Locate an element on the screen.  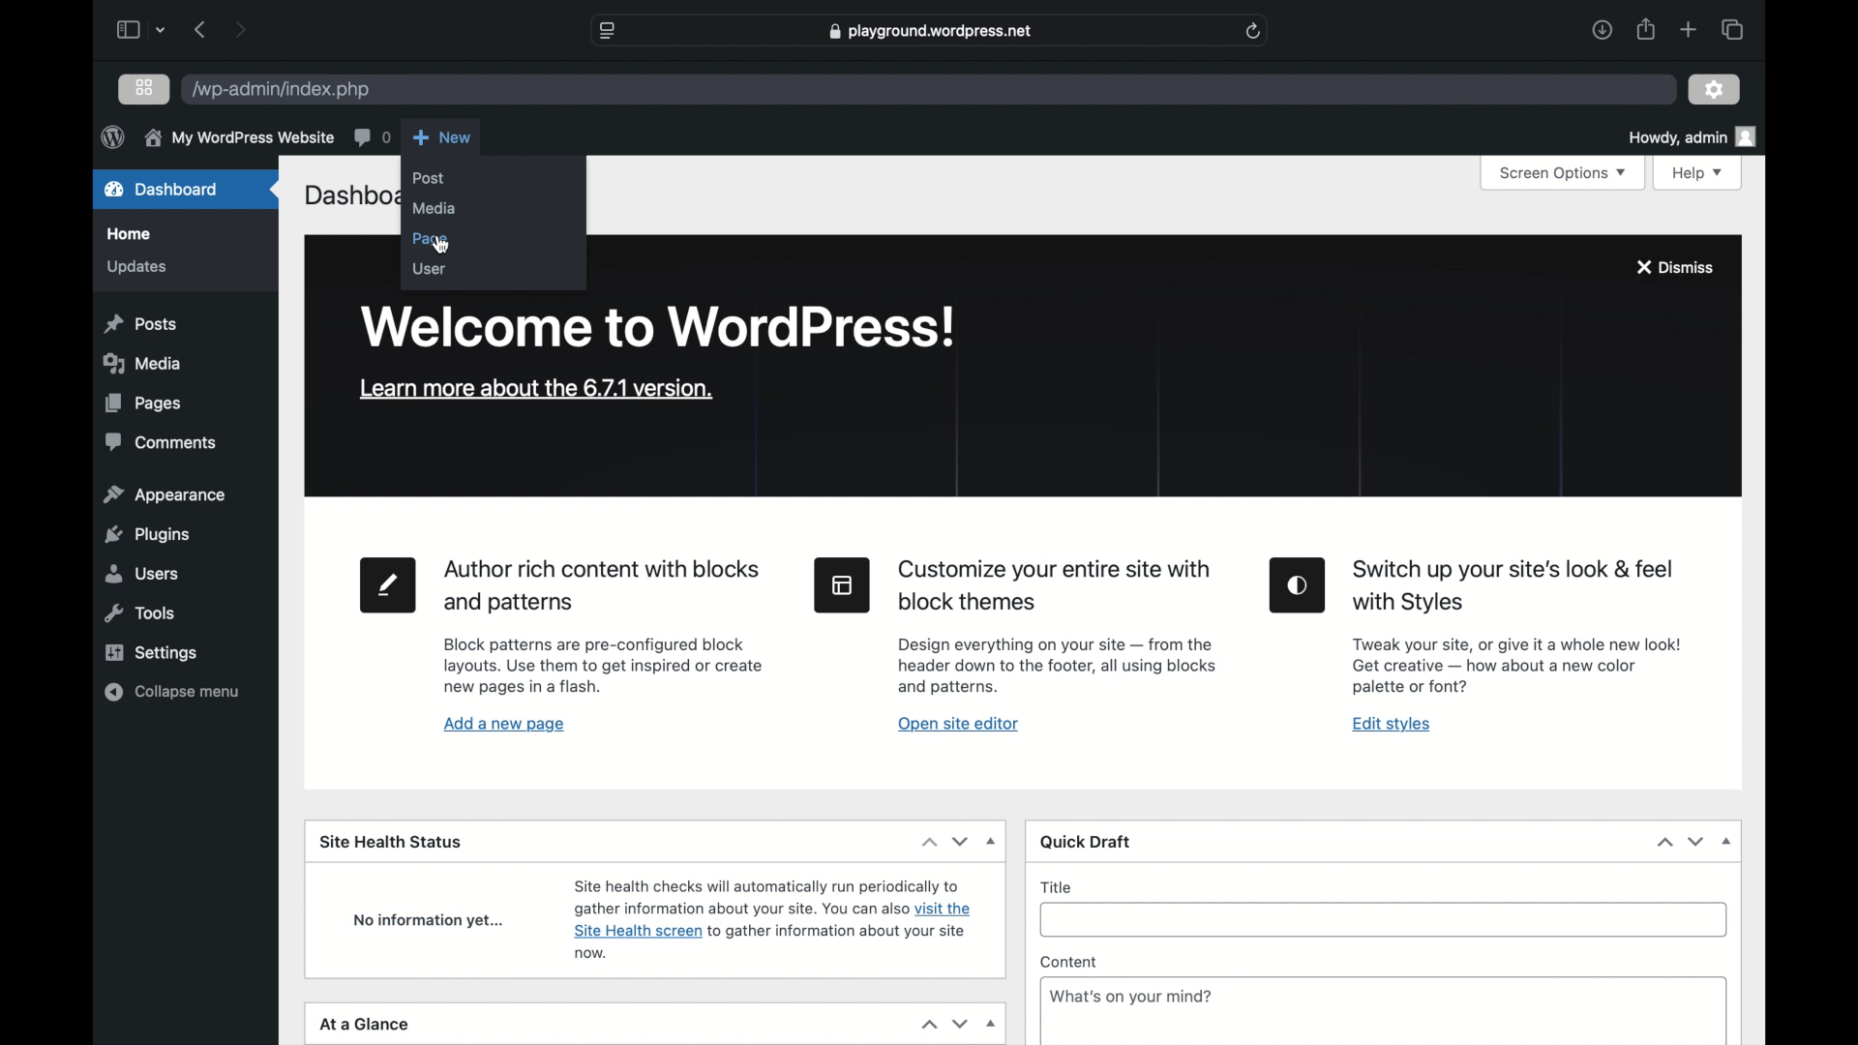
edit styles is located at coordinates (1296, 585).